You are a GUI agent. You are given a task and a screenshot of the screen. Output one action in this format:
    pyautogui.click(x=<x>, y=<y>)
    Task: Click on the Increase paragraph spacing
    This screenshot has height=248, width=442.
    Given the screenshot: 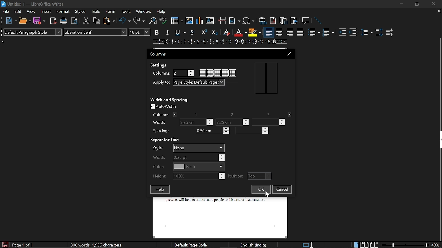 What is the action you would take?
    pyautogui.click(x=378, y=32)
    